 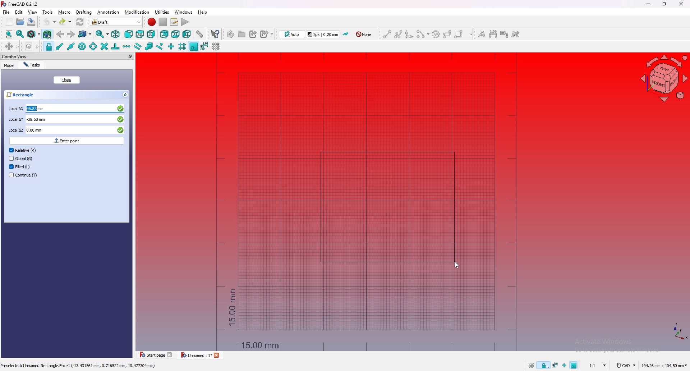 What do you see at coordinates (544, 366) in the screenshot?
I see `snap lock` at bounding box center [544, 366].